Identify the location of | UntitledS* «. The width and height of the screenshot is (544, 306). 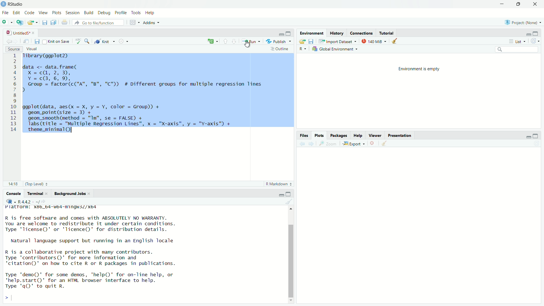
(20, 32).